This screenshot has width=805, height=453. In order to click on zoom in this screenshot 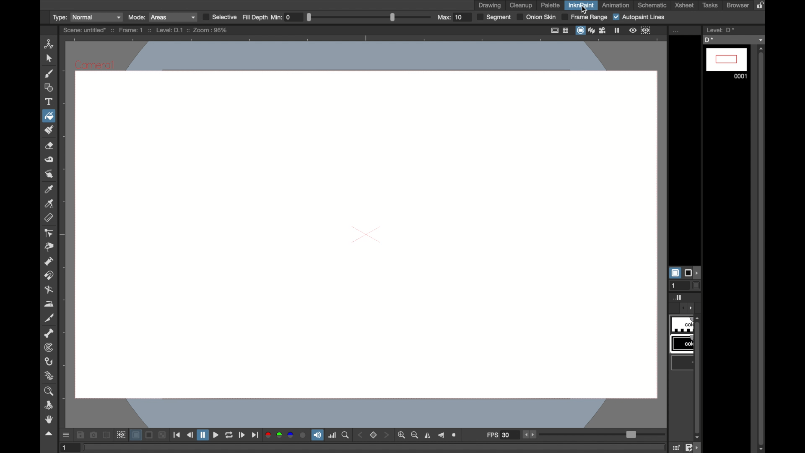, I will do `click(48, 391)`.